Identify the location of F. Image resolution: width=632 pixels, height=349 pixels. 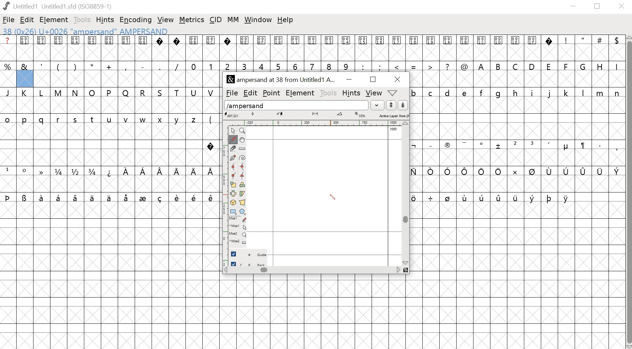
(567, 66).